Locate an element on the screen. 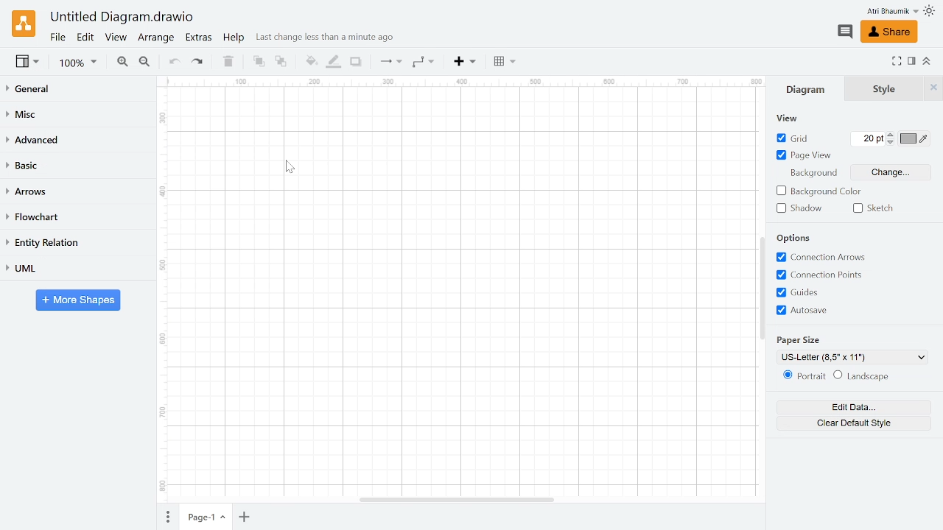 This screenshot has height=530, width=943. Sketch is located at coordinates (872, 208).